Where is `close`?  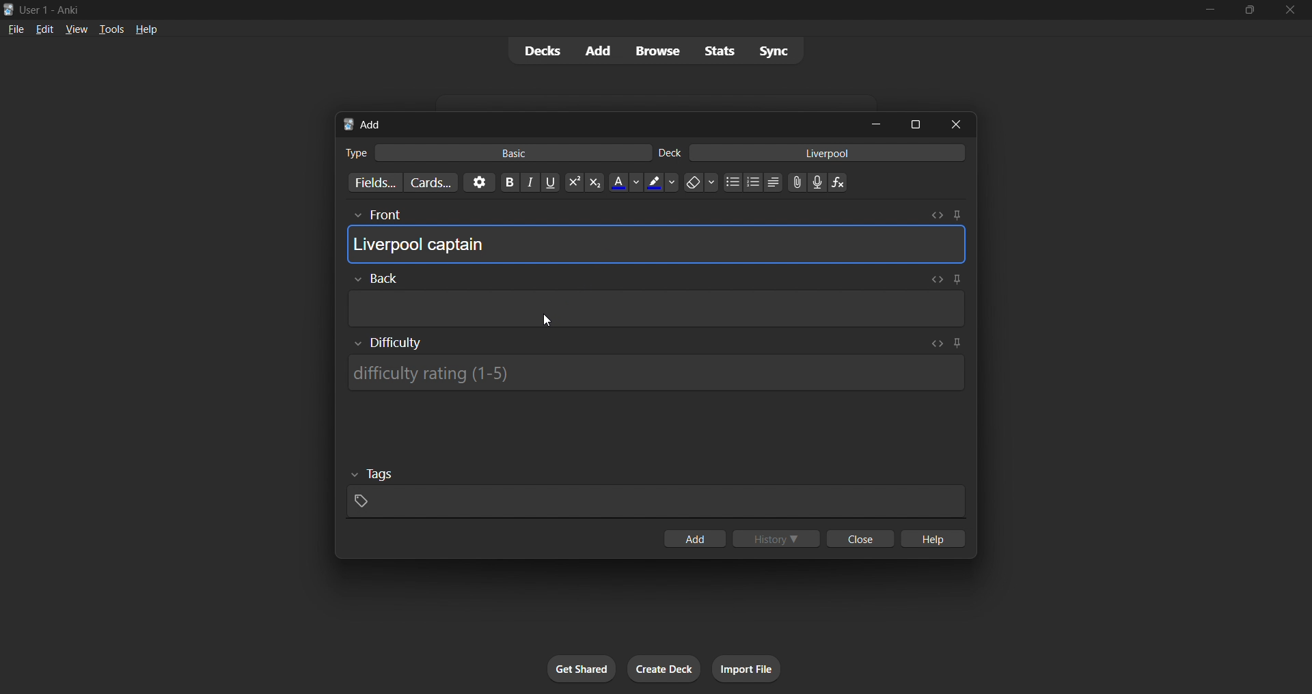 close is located at coordinates (956, 124).